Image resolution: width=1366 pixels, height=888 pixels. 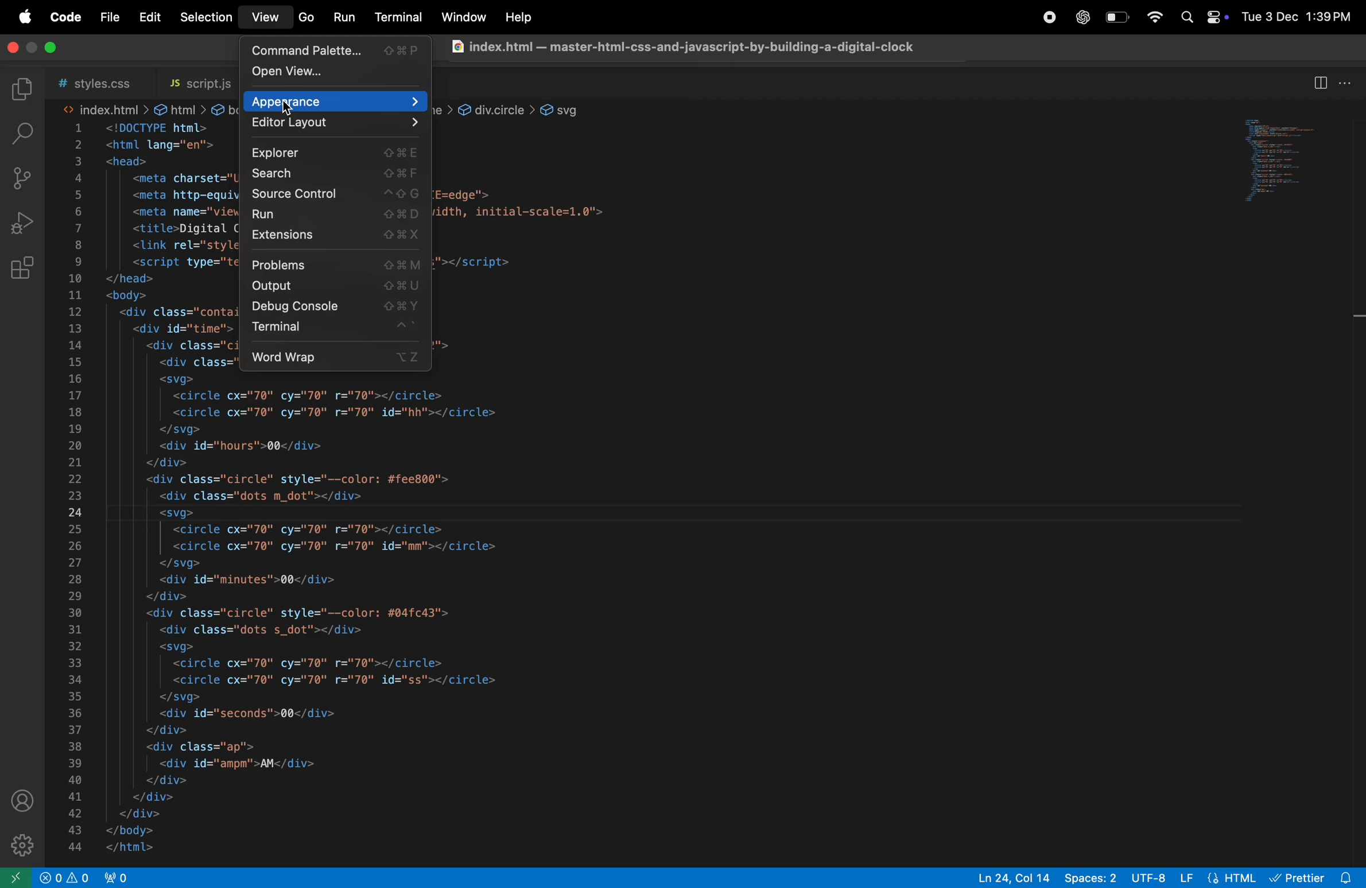 What do you see at coordinates (330, 174) in the screenshot?
I see `search` at bounding box center [330, 174].